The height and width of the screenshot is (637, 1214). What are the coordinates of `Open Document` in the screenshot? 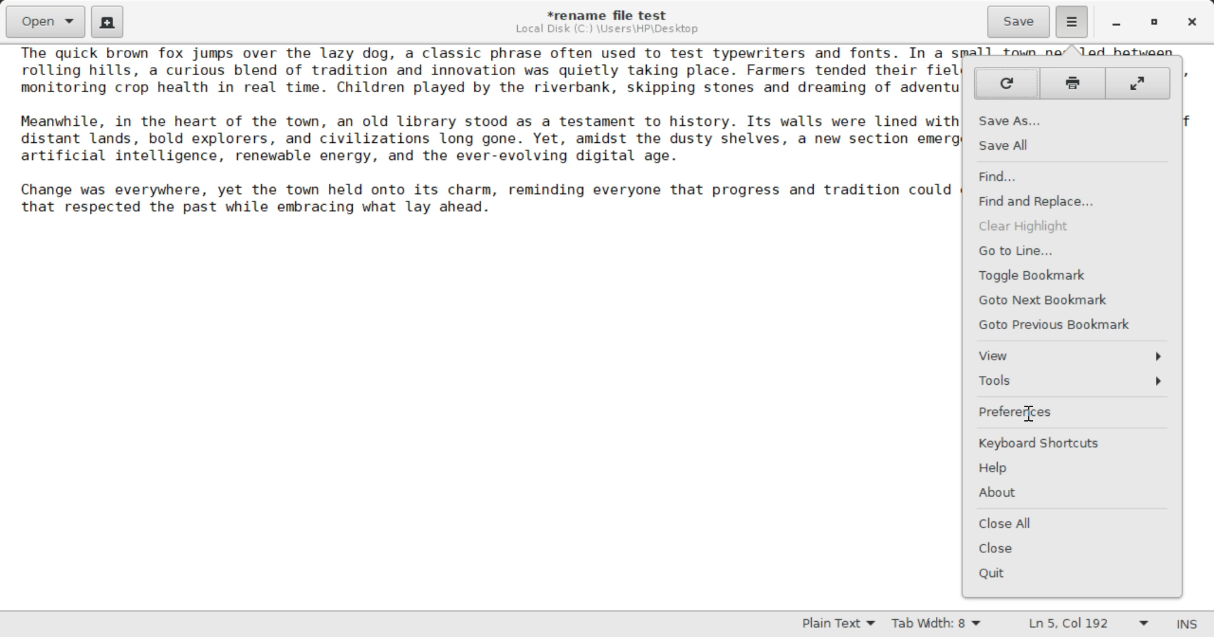 It's located at (46, 20).